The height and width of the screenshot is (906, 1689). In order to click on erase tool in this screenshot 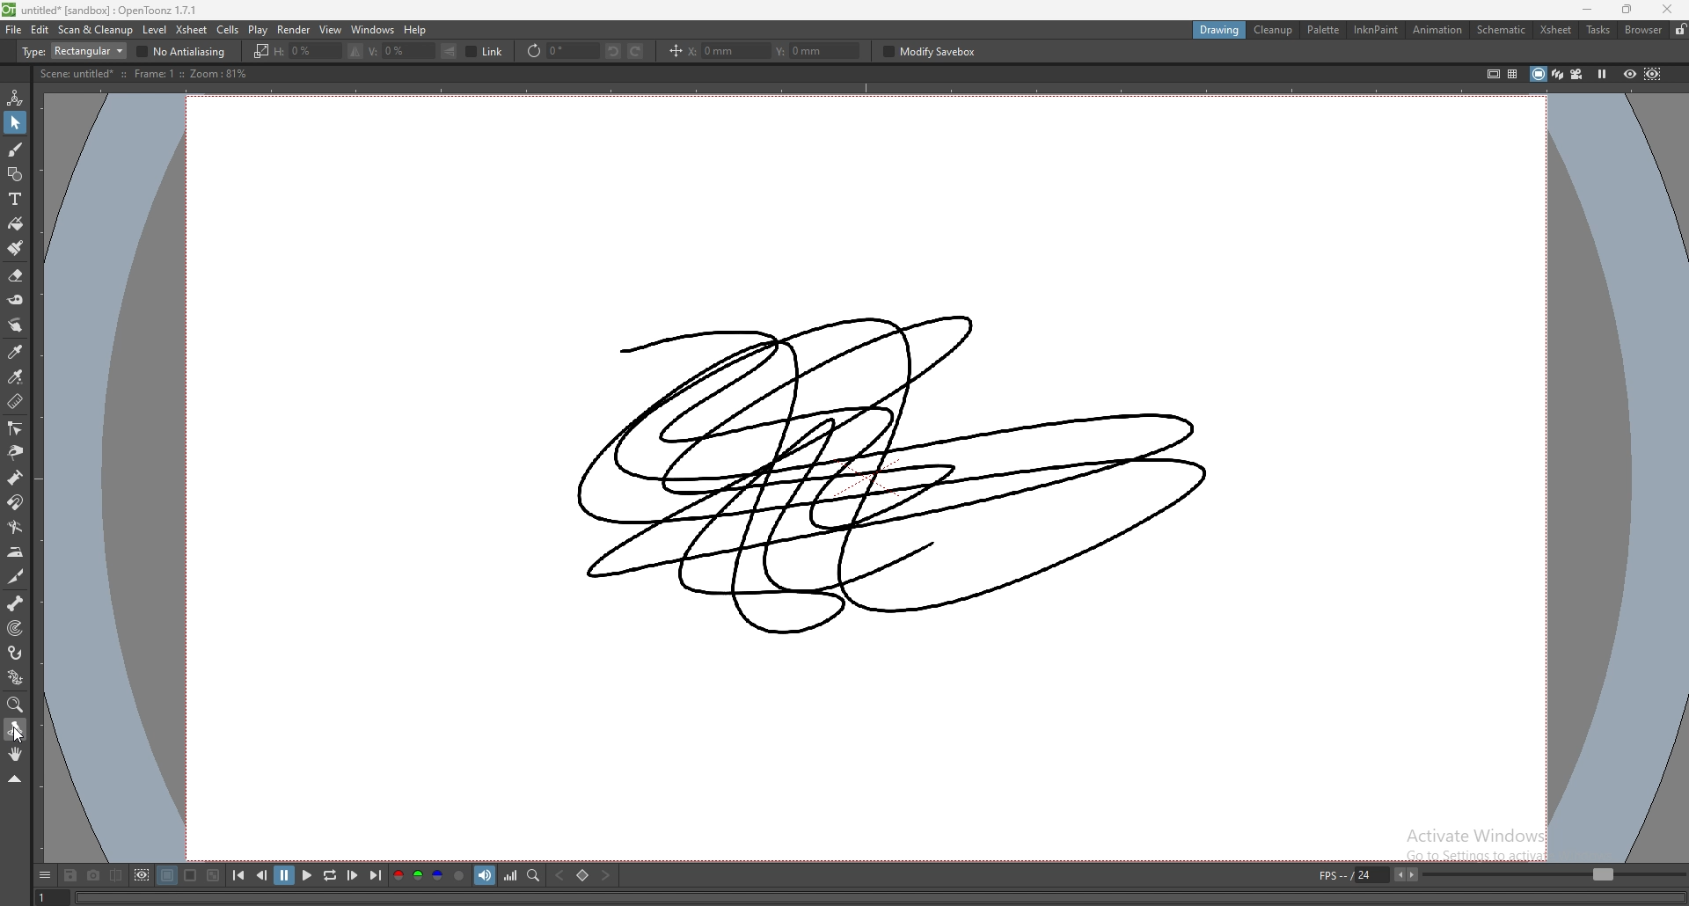, I will do `click(17, 274)`.